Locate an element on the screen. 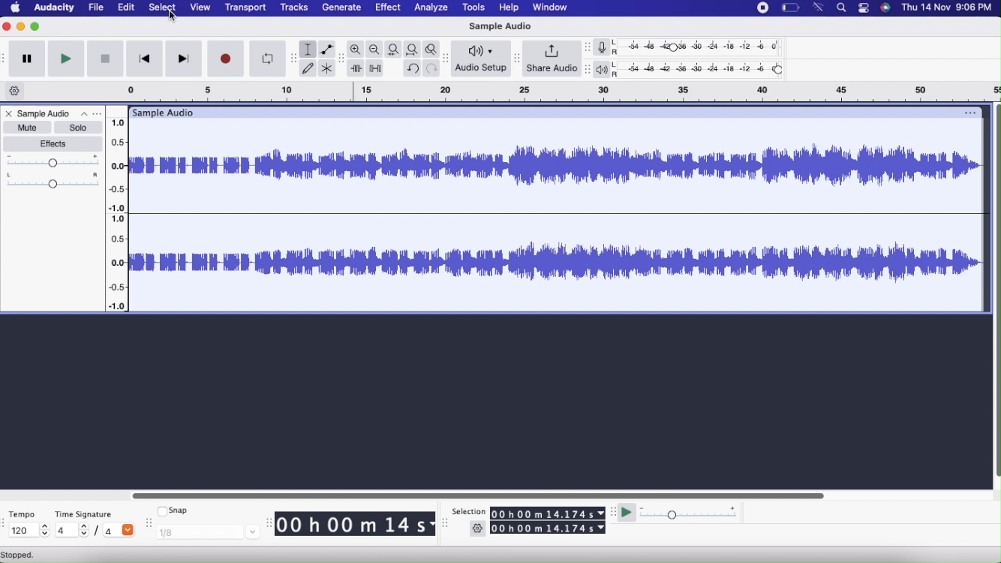  Draw tool is located at coordinates (309, 68).